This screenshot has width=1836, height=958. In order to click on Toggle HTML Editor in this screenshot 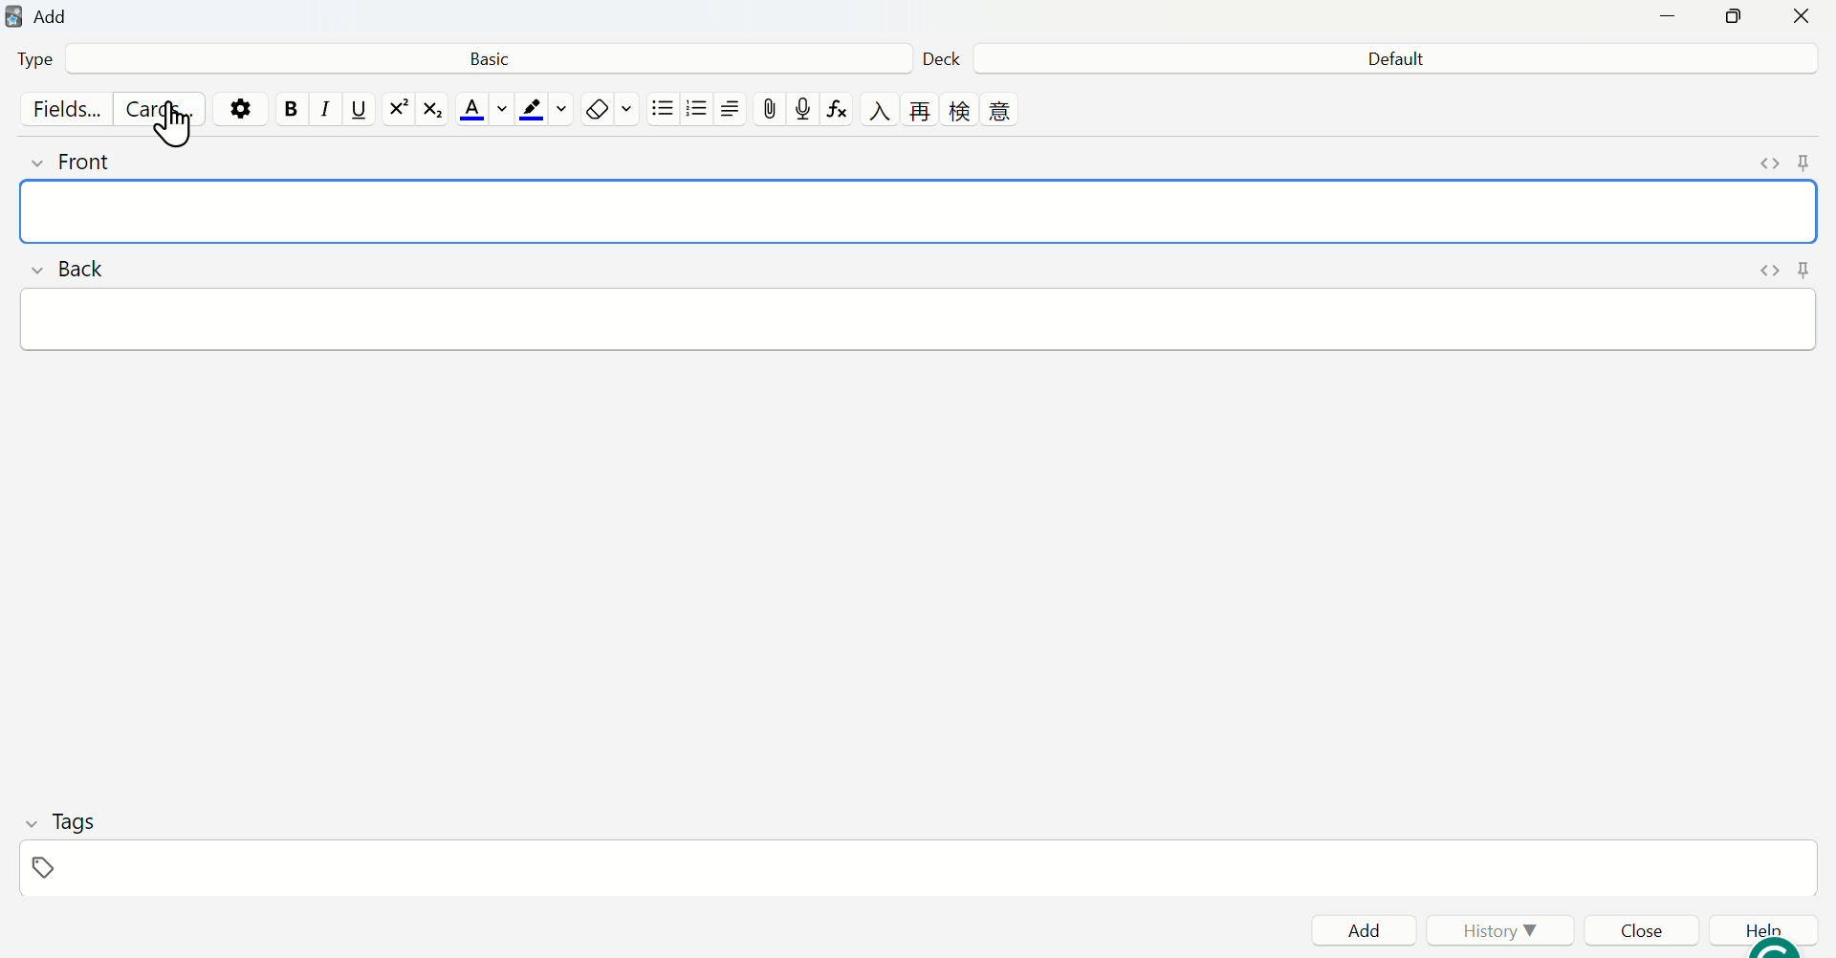, I will do `click(1770, 160)`.